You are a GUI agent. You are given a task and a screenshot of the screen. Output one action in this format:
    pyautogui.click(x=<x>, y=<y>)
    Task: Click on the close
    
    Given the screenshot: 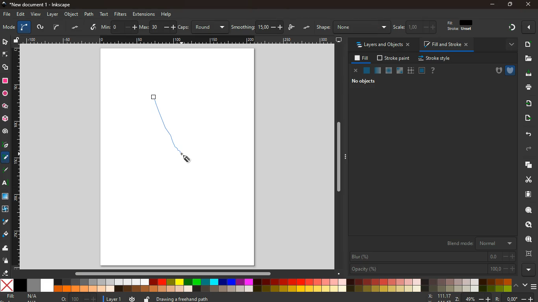 What is the action you would take?
    pyautogui.click(x=356, y=71)
    